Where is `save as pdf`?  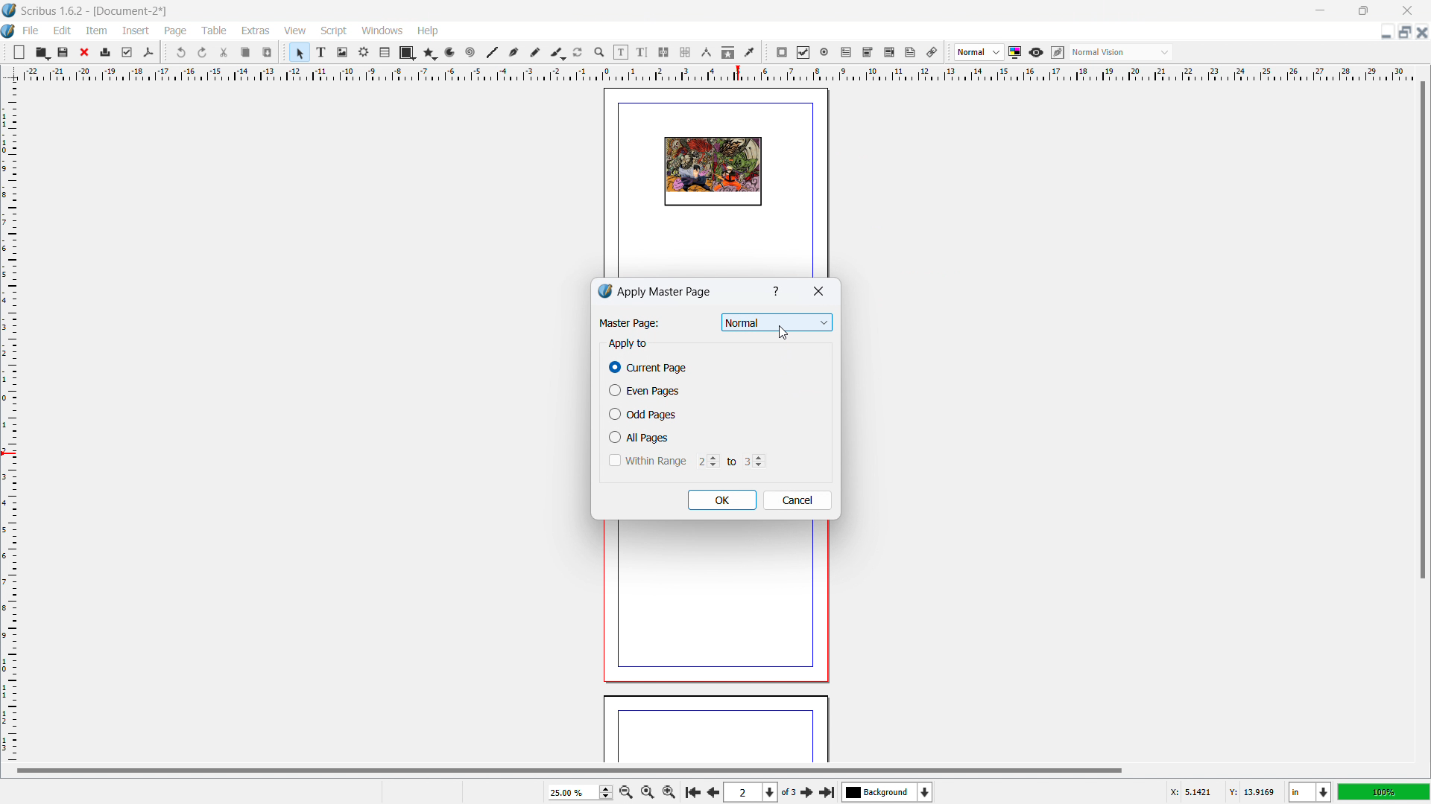
save as pdf is located at coordinates (148, 53).